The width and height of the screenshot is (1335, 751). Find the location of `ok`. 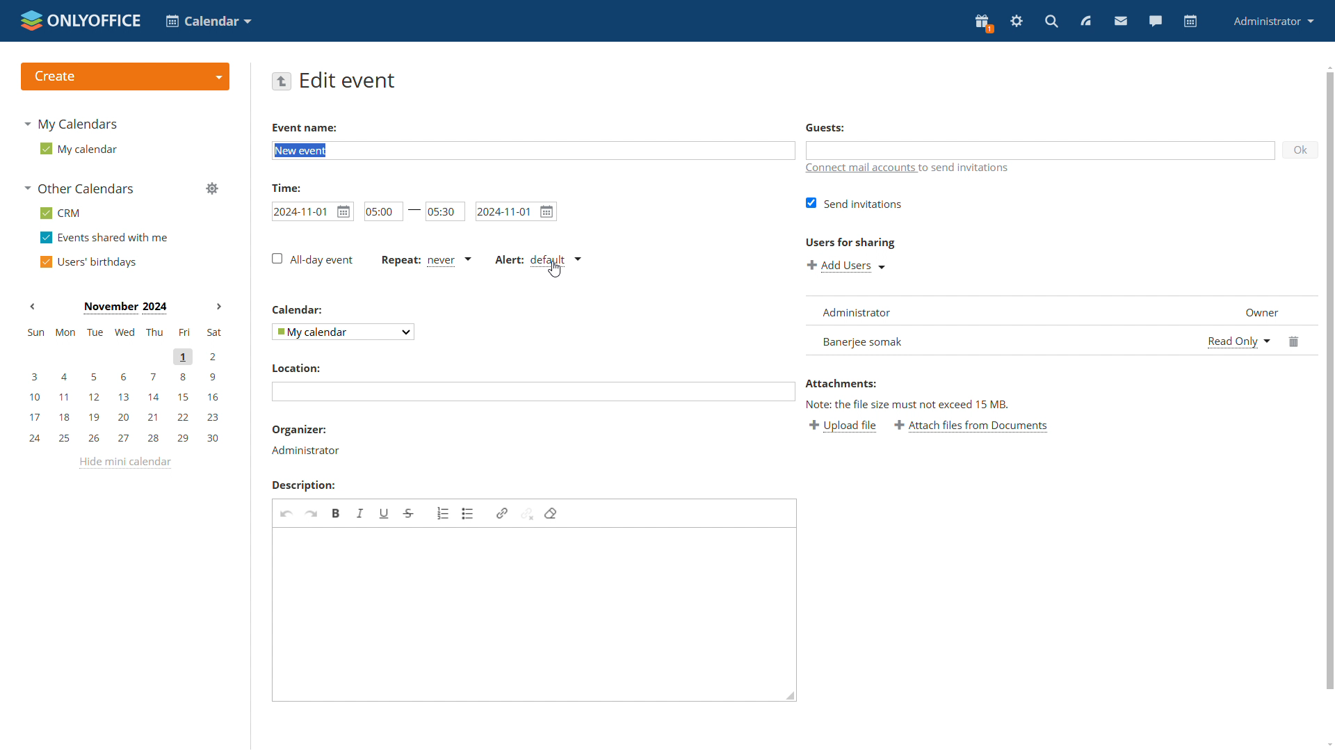

ok is located at coordinates (1302, 150).